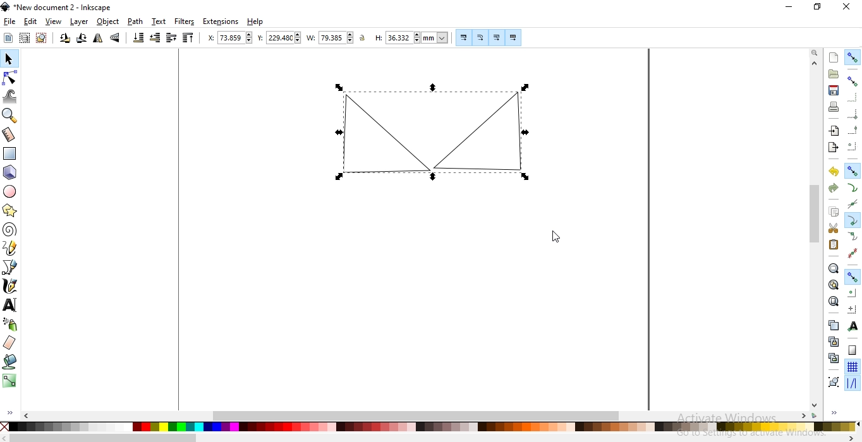  I want to click on unlock, so click(365, 39).